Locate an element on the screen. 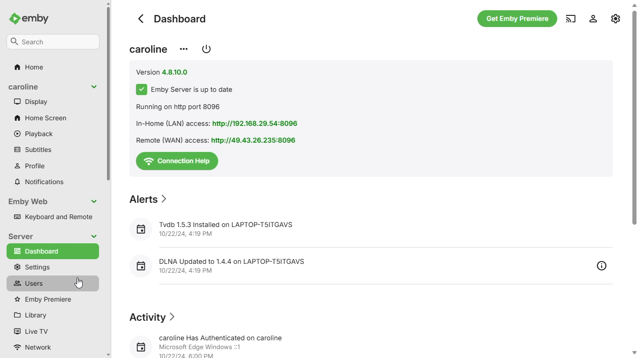 This screenshot has width=638, height=358. Microsoft Edge Windows 1 is located at coordinates (201, 347).